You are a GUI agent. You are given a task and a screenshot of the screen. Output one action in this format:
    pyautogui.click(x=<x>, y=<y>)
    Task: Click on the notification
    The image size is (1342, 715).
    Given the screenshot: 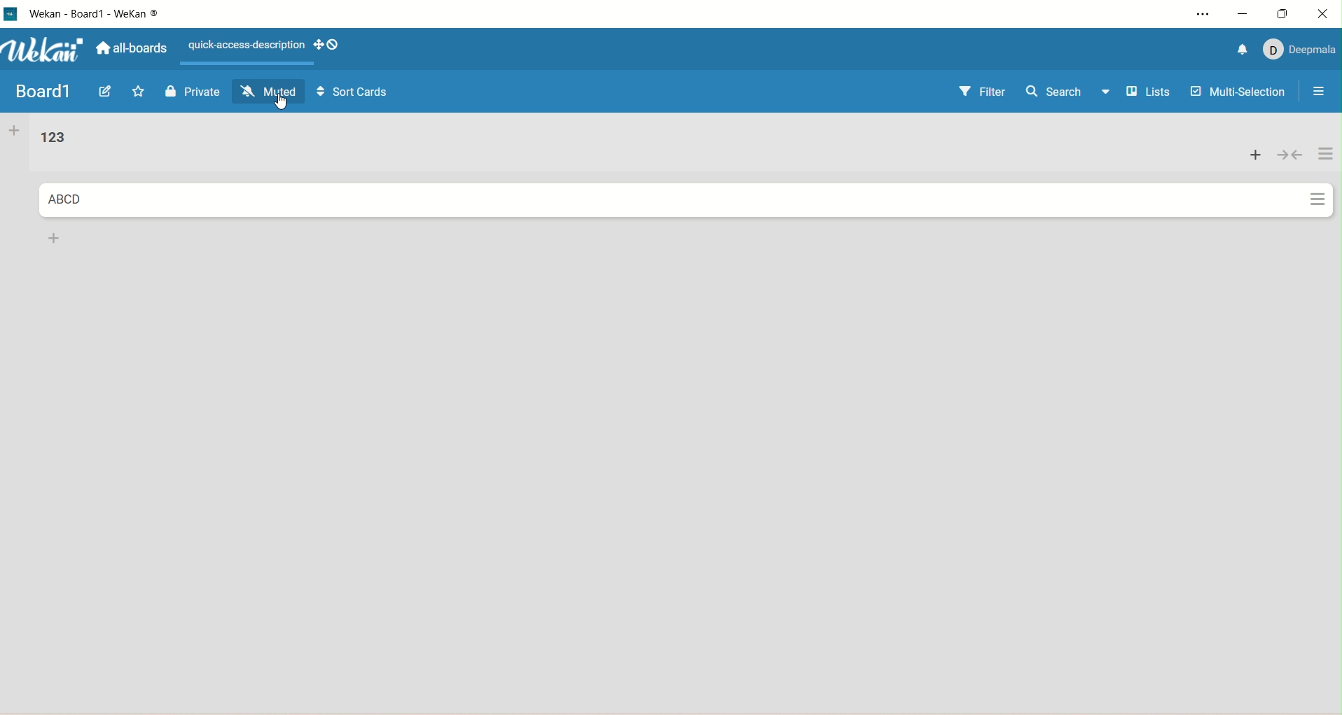 What is the action you would take?
    pyautogui.click(x=1240, y=49)
    